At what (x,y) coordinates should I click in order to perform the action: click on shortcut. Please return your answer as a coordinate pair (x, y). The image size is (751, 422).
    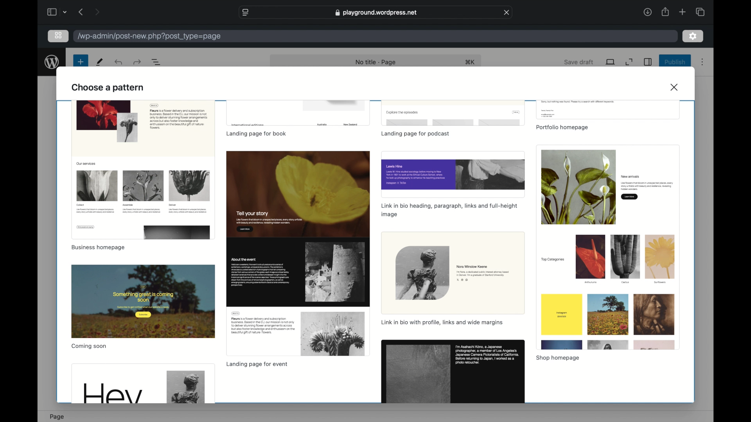
    Looking at the image, I should click on (471, 63).